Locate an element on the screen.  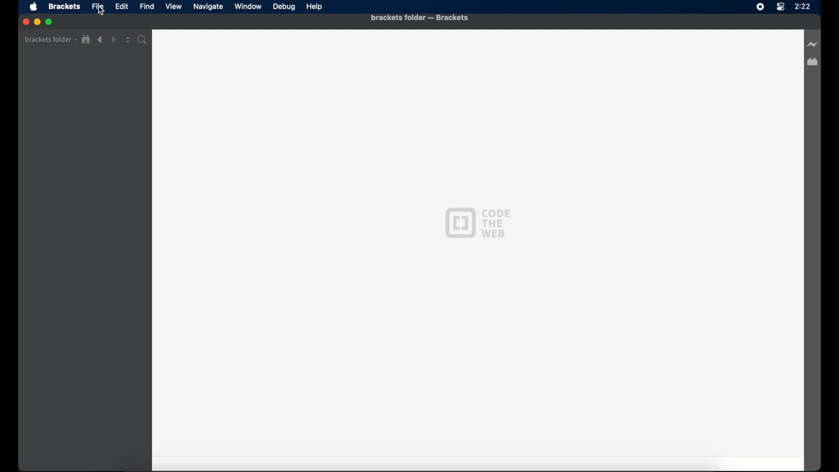
brackets is located at coordinates (64, 7).